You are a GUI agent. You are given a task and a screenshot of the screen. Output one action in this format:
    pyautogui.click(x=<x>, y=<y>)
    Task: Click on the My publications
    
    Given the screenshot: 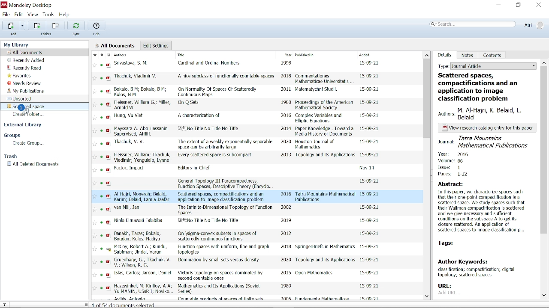 What is the action you would take?
    pyautogui.click(x=25, y=91)
    